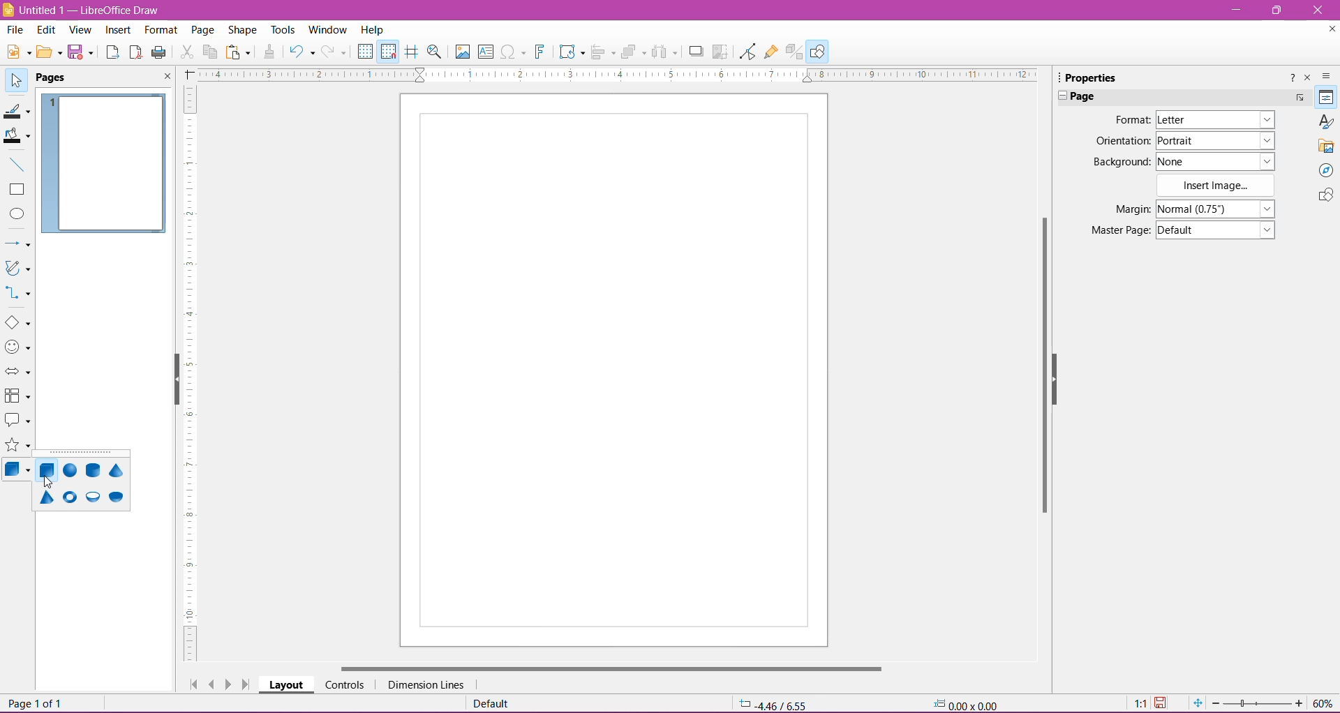 The image size is (1340, 713). Describe the element at coordinates (1324, 703) in the screenshot. I see `Zoom Factor` at that location.